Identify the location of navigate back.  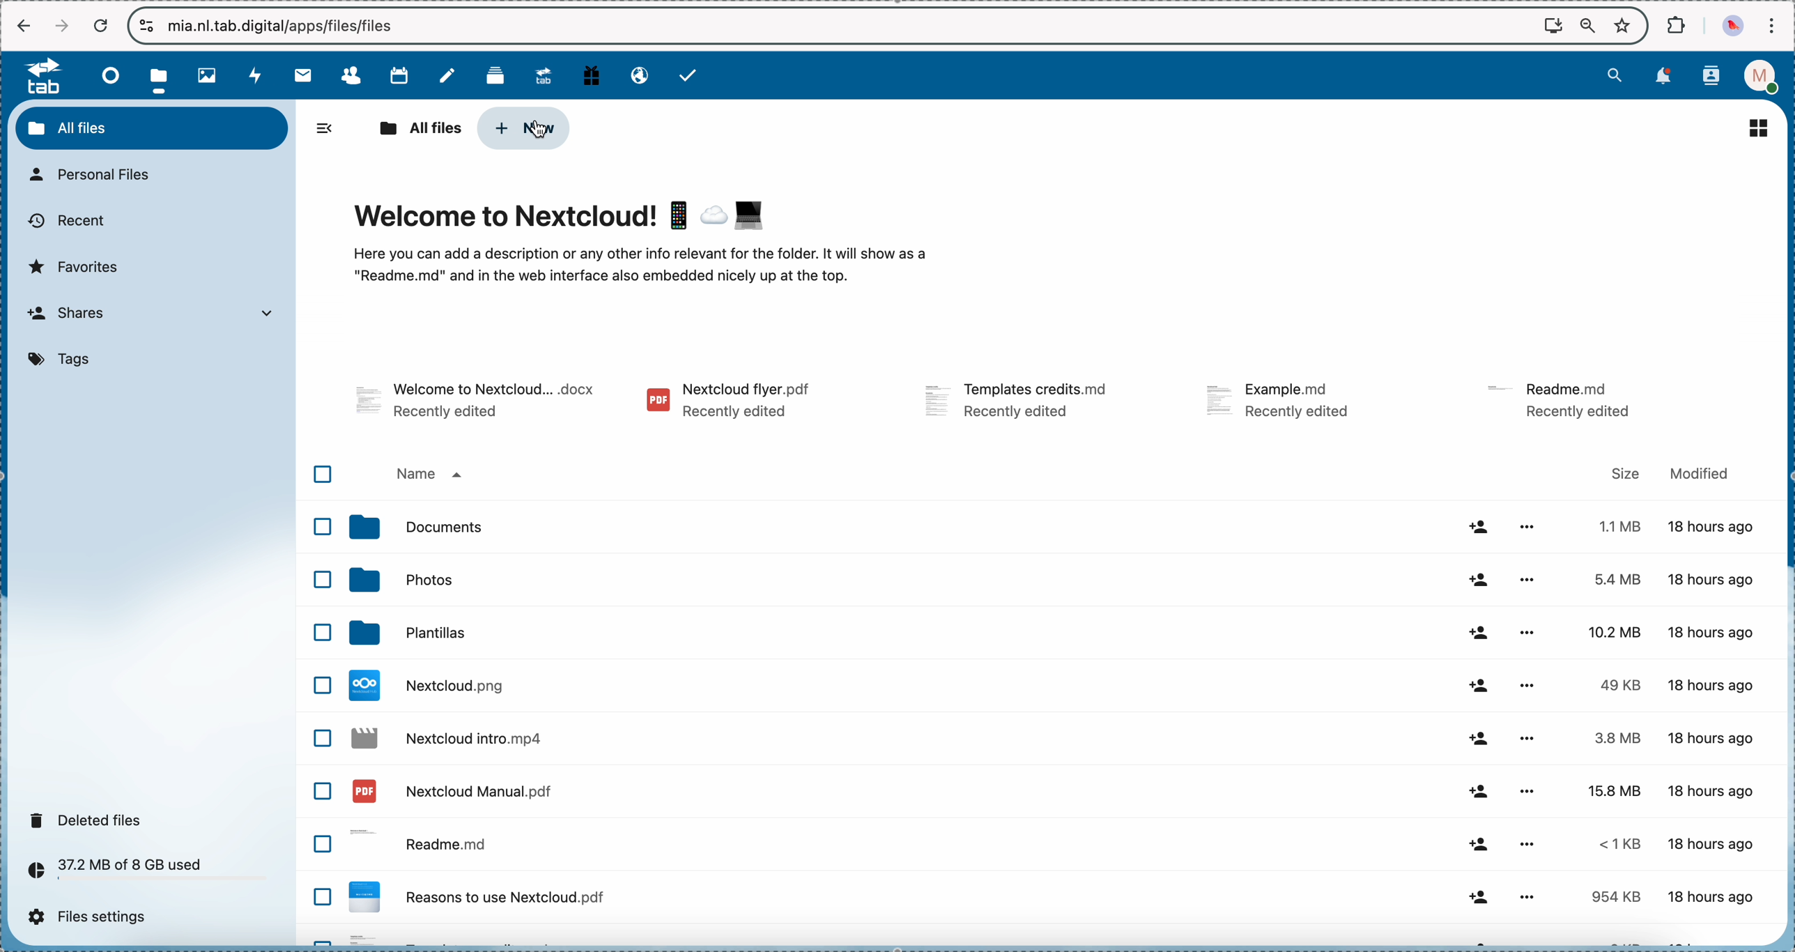
(24, 27).